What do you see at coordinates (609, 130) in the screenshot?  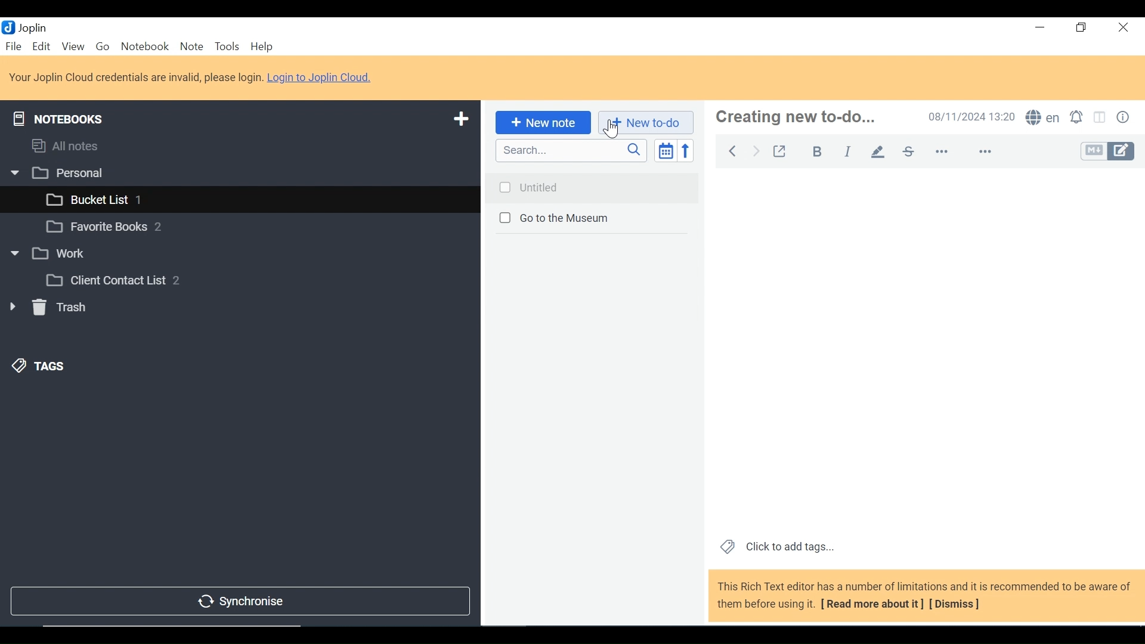 I see `cursor` at bounding box center [609, 130].